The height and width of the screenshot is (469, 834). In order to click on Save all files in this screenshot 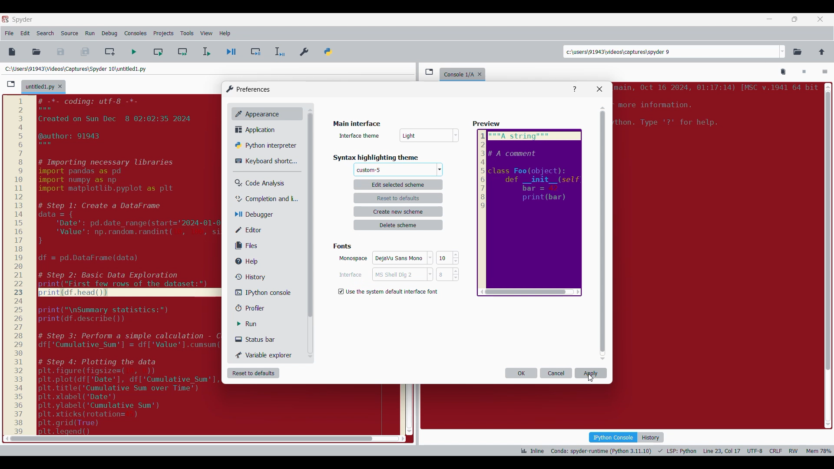, I will do `click(85, 52)`.